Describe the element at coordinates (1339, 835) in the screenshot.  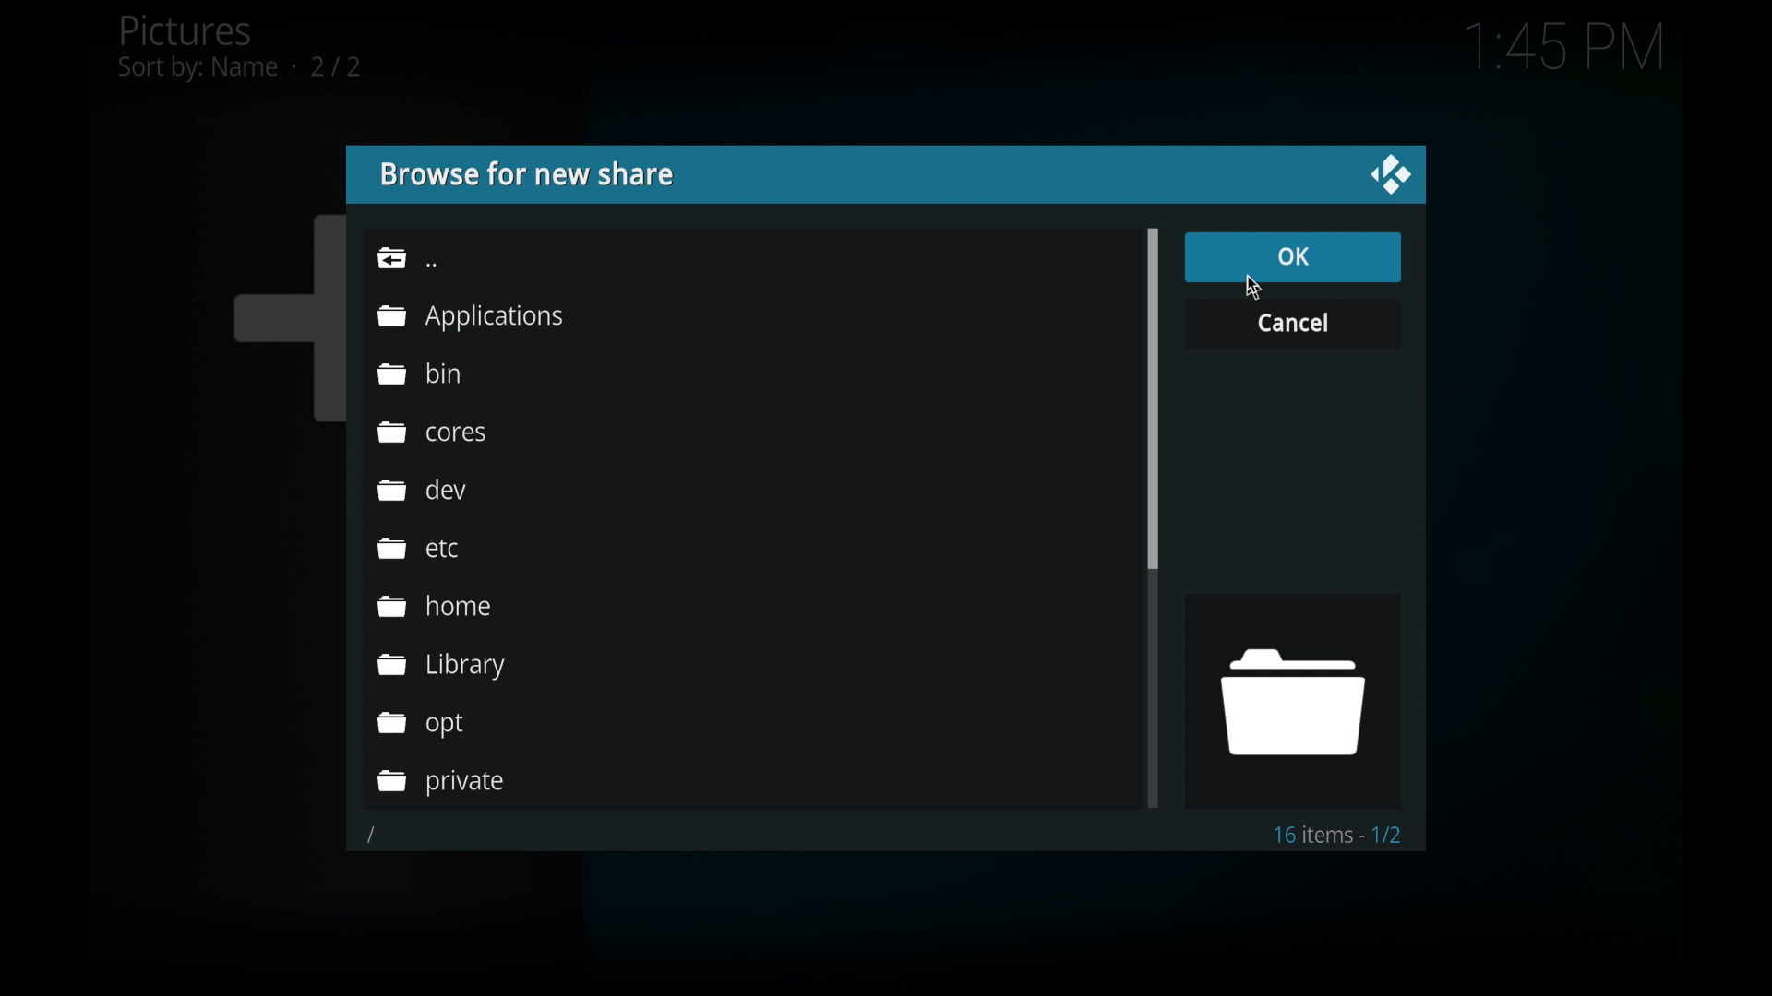
I see `16 items` at that location.